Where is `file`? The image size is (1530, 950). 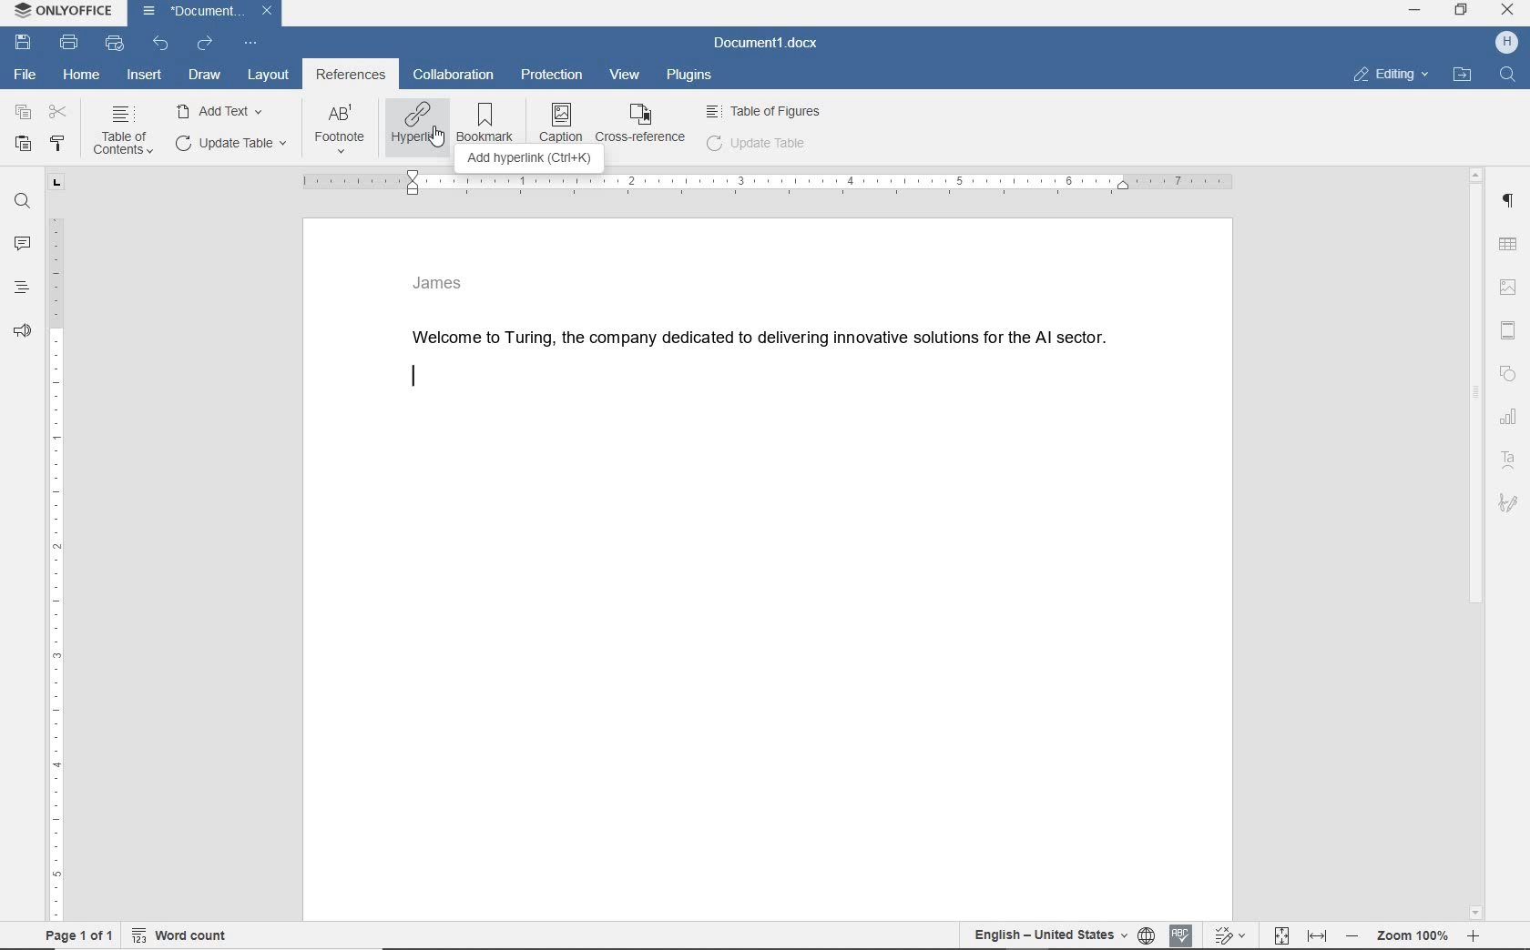
file is located at coordinates (25, 75).